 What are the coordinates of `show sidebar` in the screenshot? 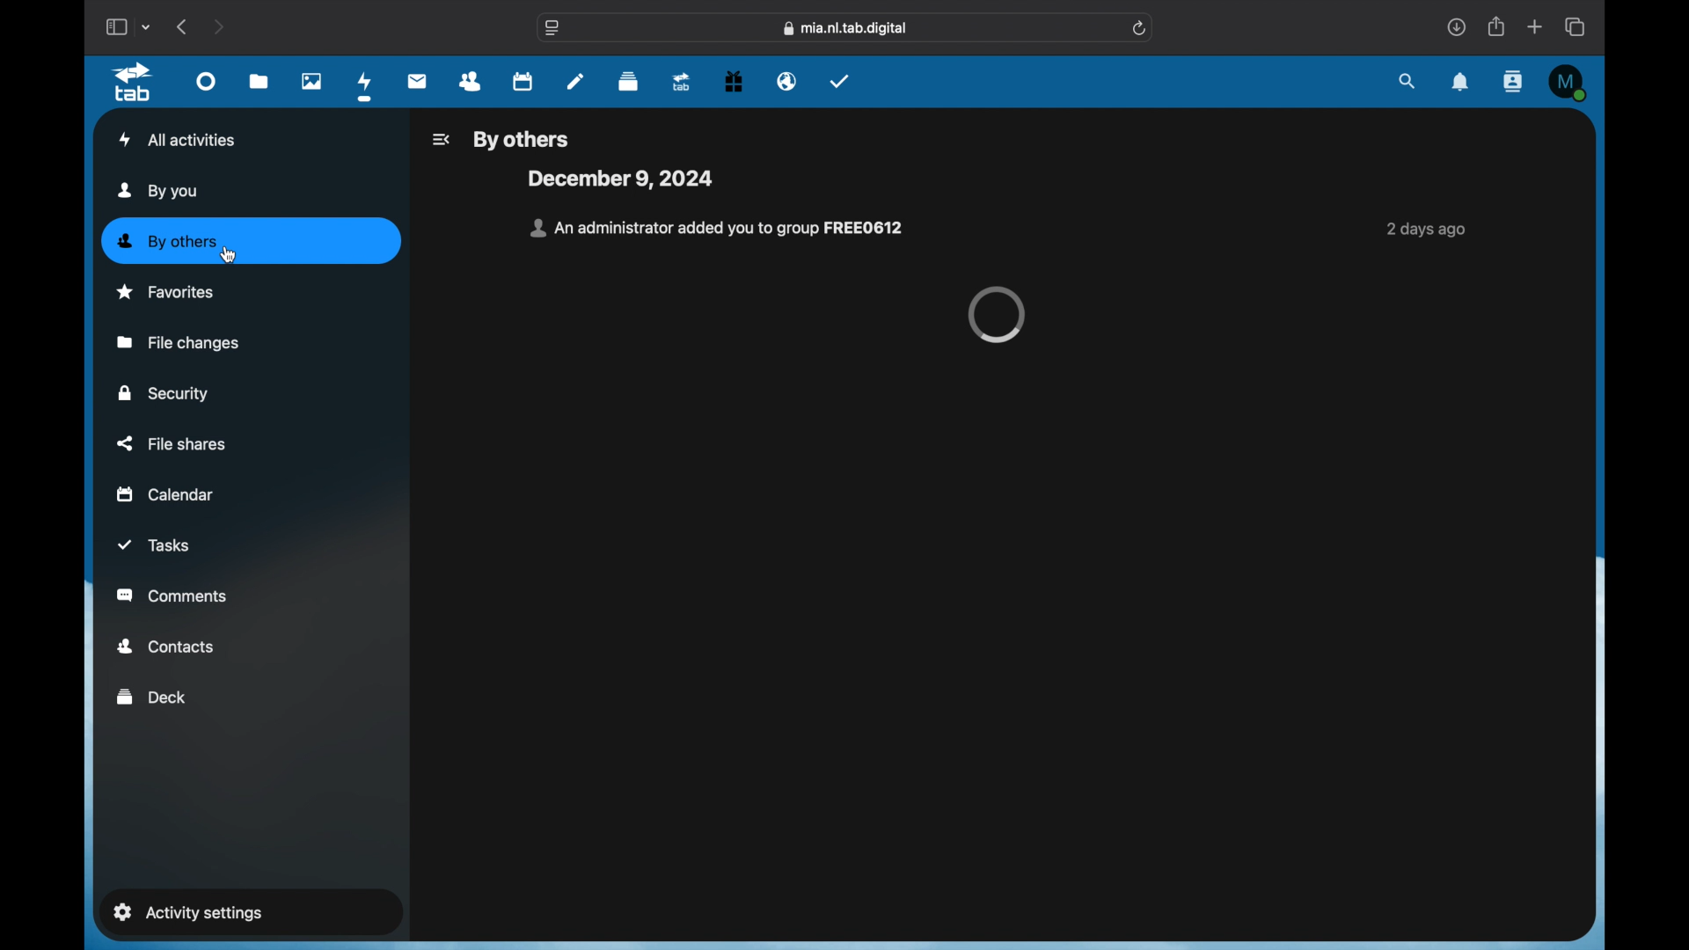 It's located at (114, 26).